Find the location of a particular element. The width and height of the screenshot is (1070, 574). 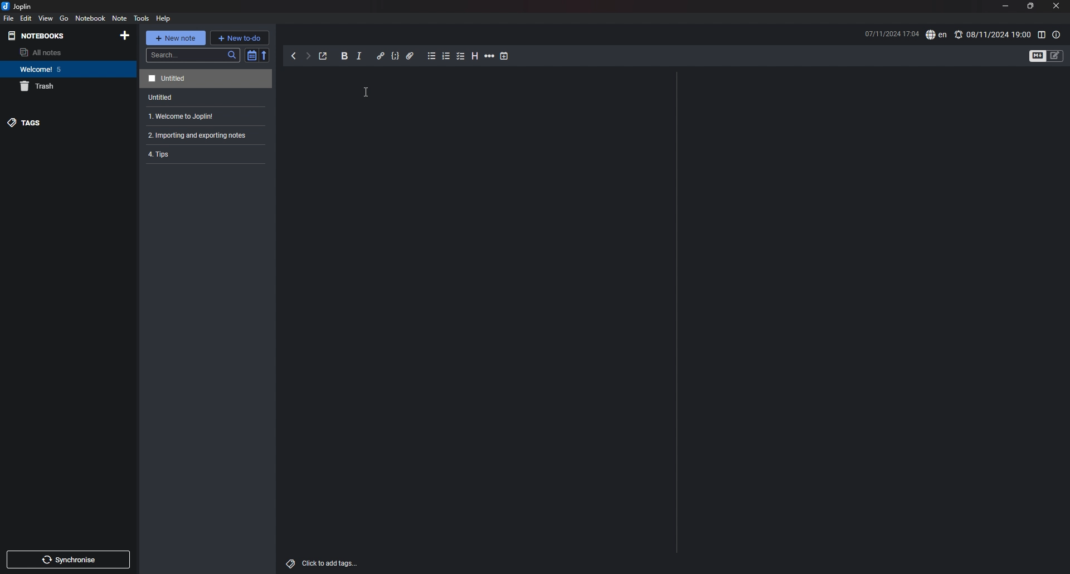

notebook is located at coordinates (64, 69).